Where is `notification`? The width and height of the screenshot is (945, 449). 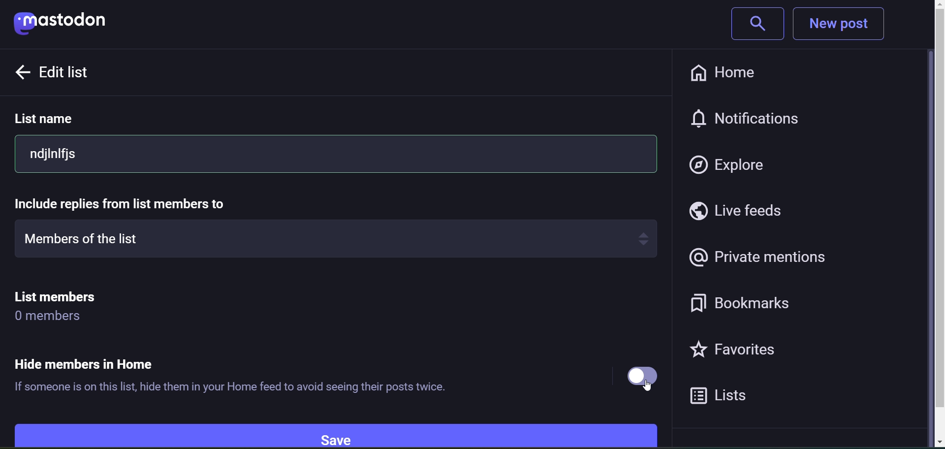
notification is located at coordinates (758, 116).